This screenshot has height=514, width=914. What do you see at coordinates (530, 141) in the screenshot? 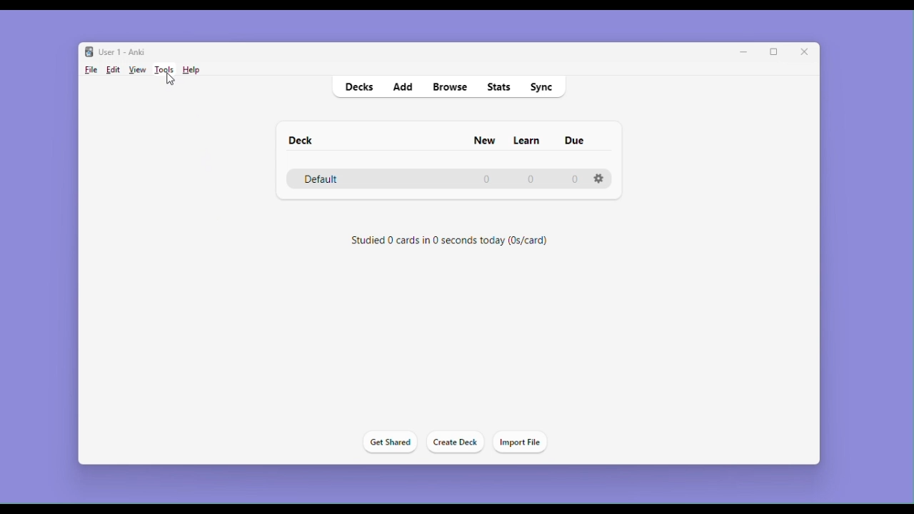
I see `Learn ` at bounding box center [530, 141].